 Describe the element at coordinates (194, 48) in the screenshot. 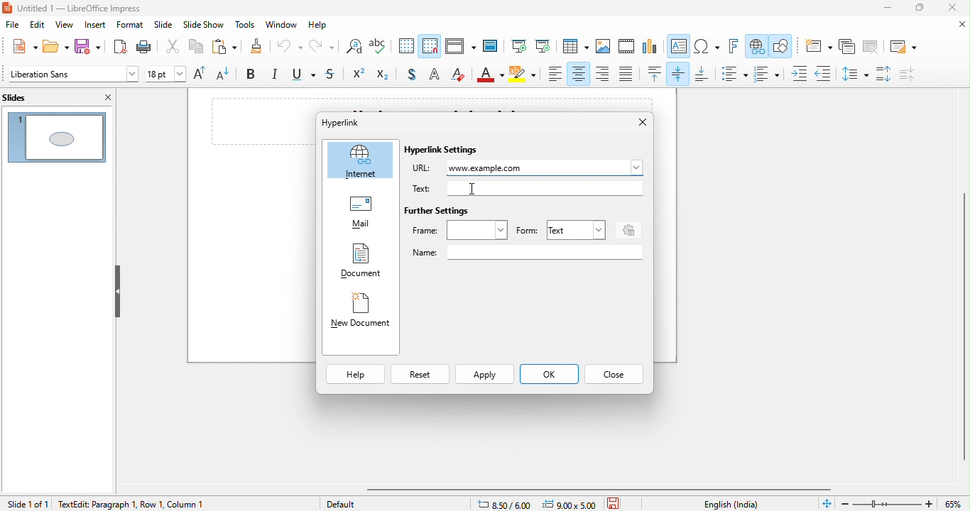

I see `copy` at that location.